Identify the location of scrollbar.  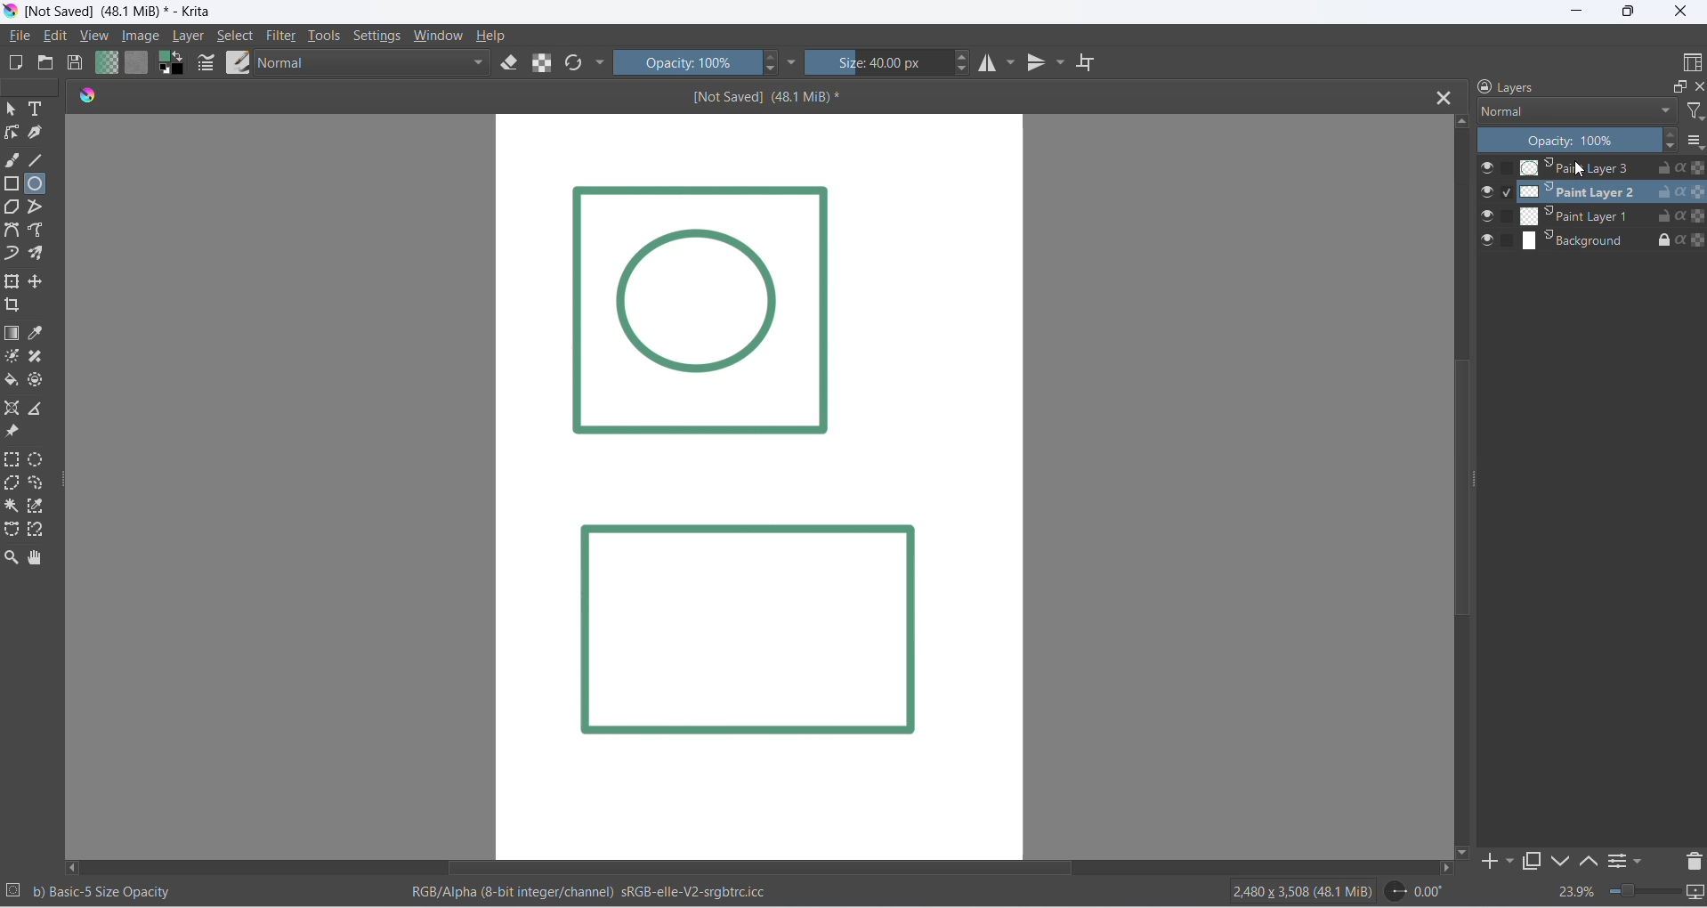
(916, 869).